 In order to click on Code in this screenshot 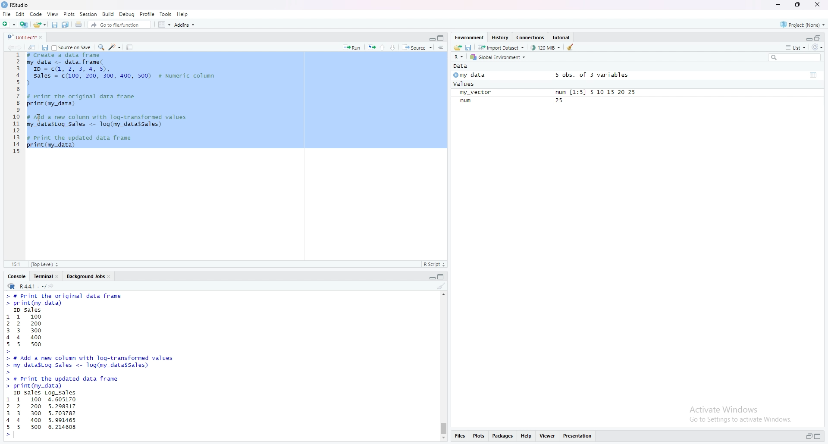, I will do `click(36, 15)`.